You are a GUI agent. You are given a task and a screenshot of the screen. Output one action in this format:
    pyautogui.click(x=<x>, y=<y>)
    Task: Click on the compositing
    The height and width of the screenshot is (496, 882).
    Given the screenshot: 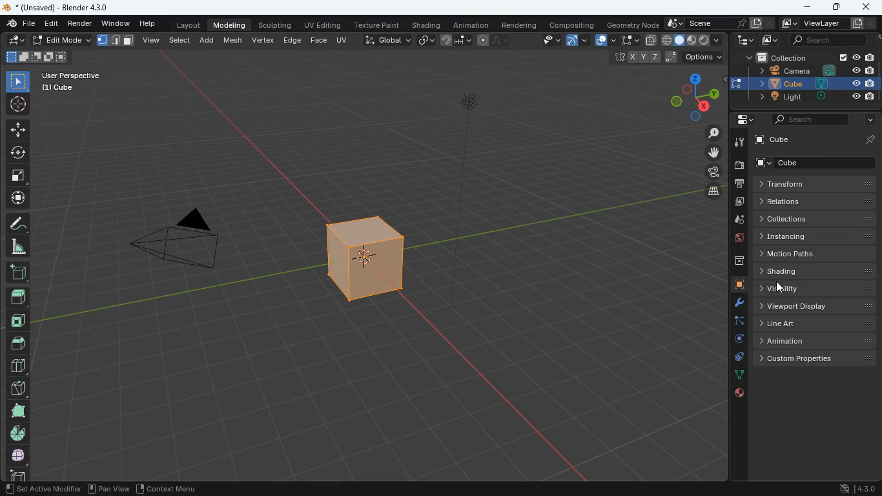 What is the action you would take?
    pyautogui.click(x=571, y=25)
    